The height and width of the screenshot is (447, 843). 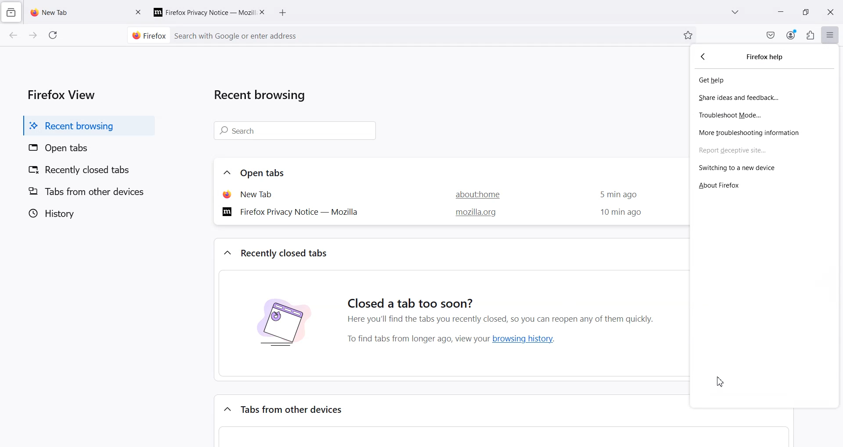 What do you see at coordinates (86, 191) in the screenshot?
I see `Tabs from other devices` at bounding box center [86, 191].